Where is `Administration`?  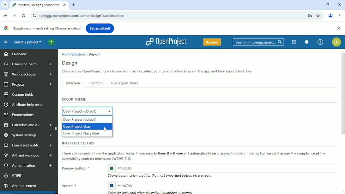
Administration is located at coordinates (74, 54).